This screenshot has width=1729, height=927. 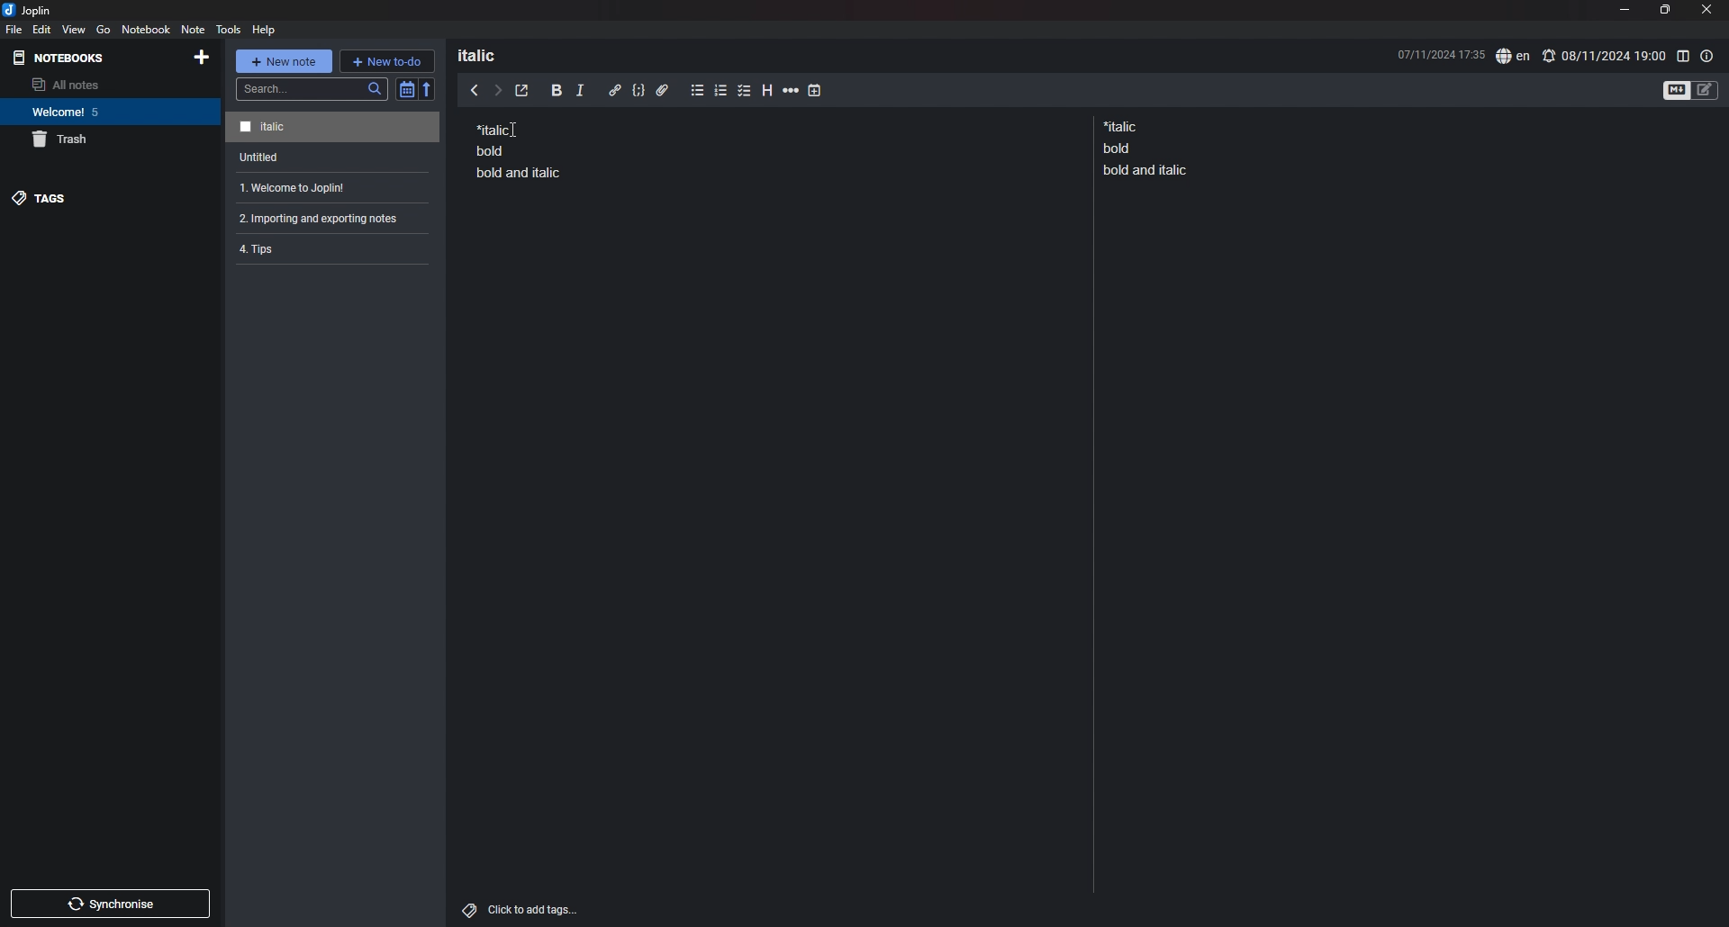 What do you see at coordinates (745, 92) in the screenshot?
I see `checkbox` at bounding box center [745, 92].